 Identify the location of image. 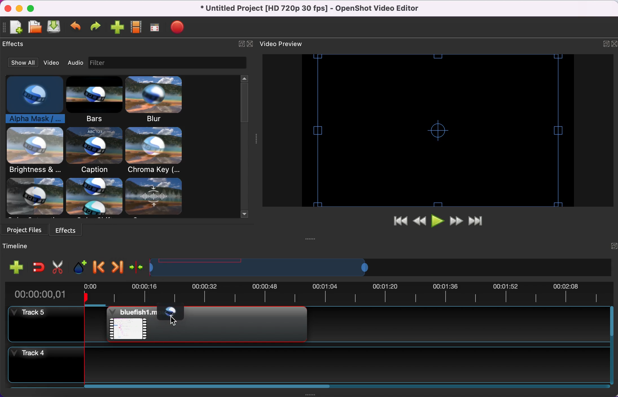
(99, 63).